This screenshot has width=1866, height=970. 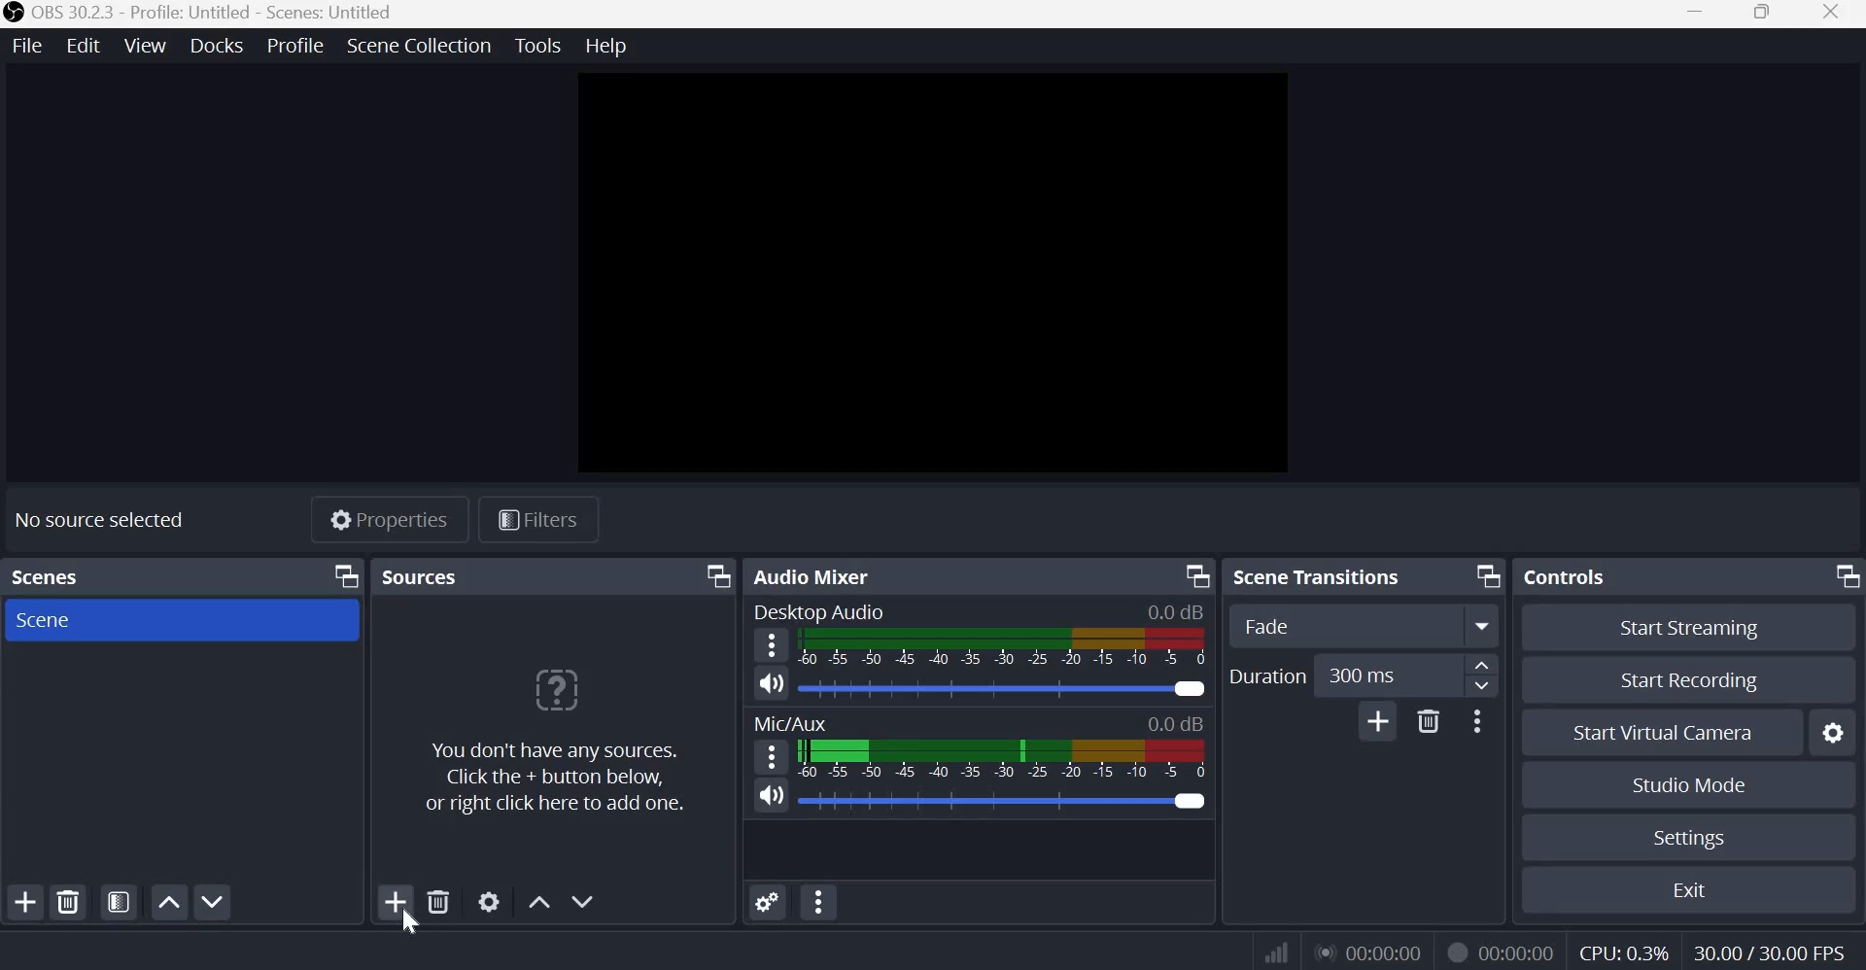 What do you see at coordinates (1622, 953) in the screenshot?
I see `CPU Usage` at bounding box center [1622, 953].